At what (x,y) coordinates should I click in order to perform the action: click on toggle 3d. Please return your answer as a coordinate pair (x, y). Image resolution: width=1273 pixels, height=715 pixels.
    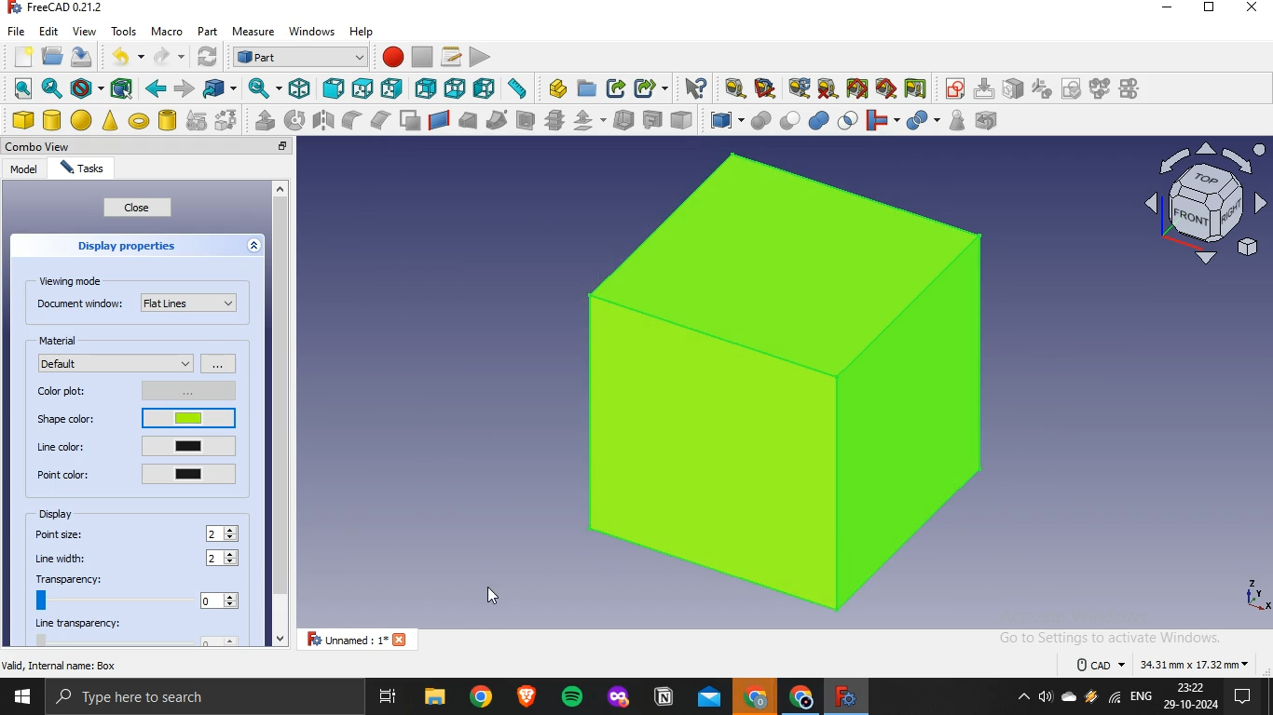
    Looking at the image, I should click on (886, 88).